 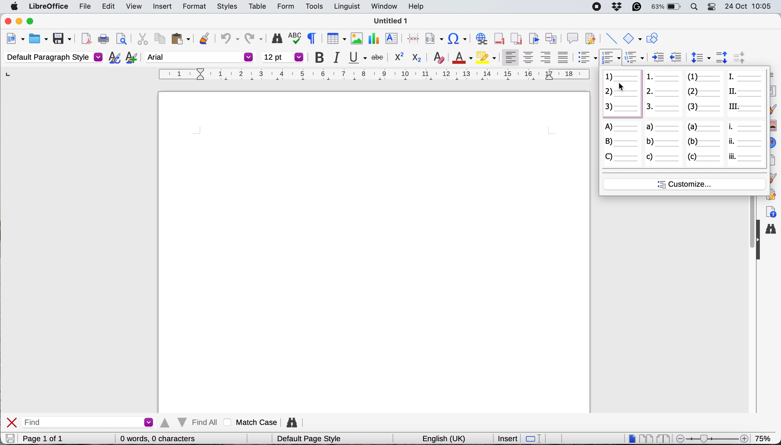 What do you see at coordinates (693, 7) in the screenshot?
I see `spotlight search` at bounding box center [693, 7].